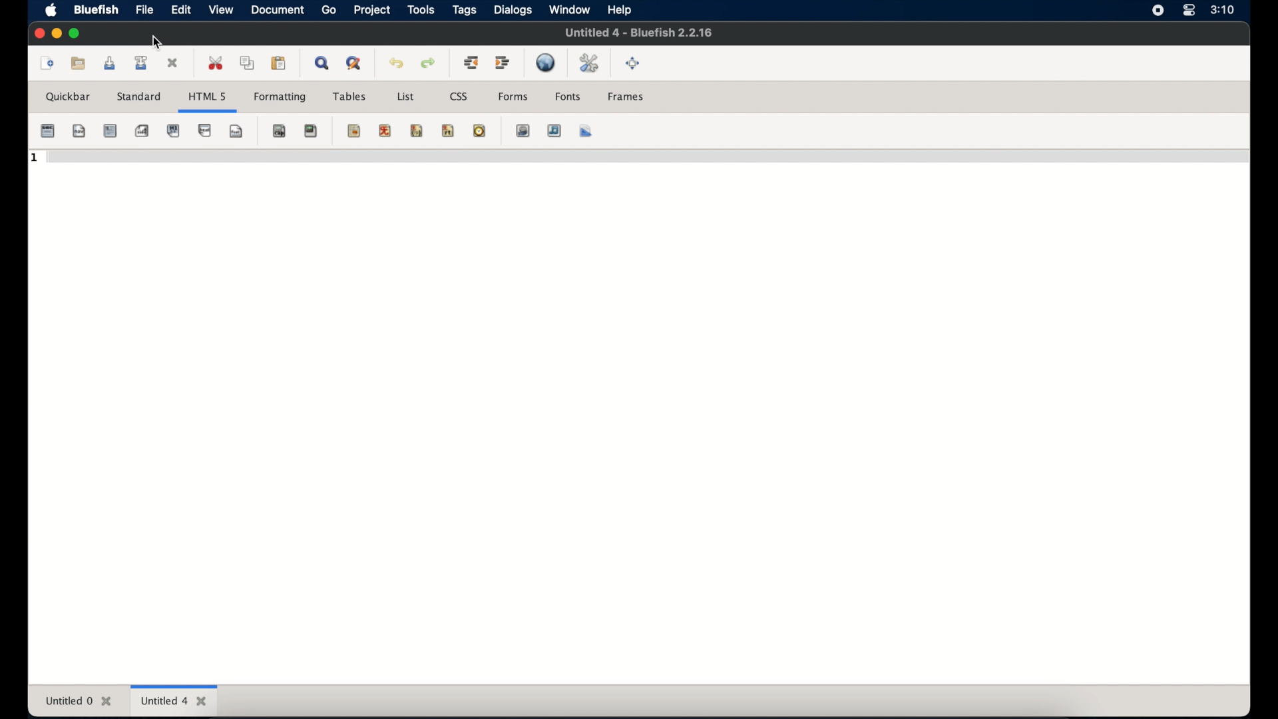 The image size is (1278, 719). I want to click on frames, so click(627, 97).